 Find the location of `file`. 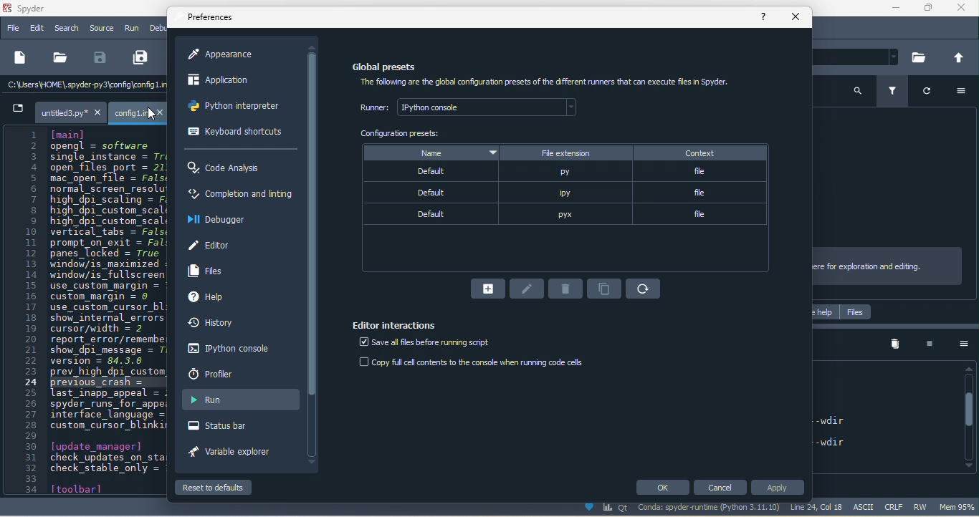

file is located at coordinates (13, 29).